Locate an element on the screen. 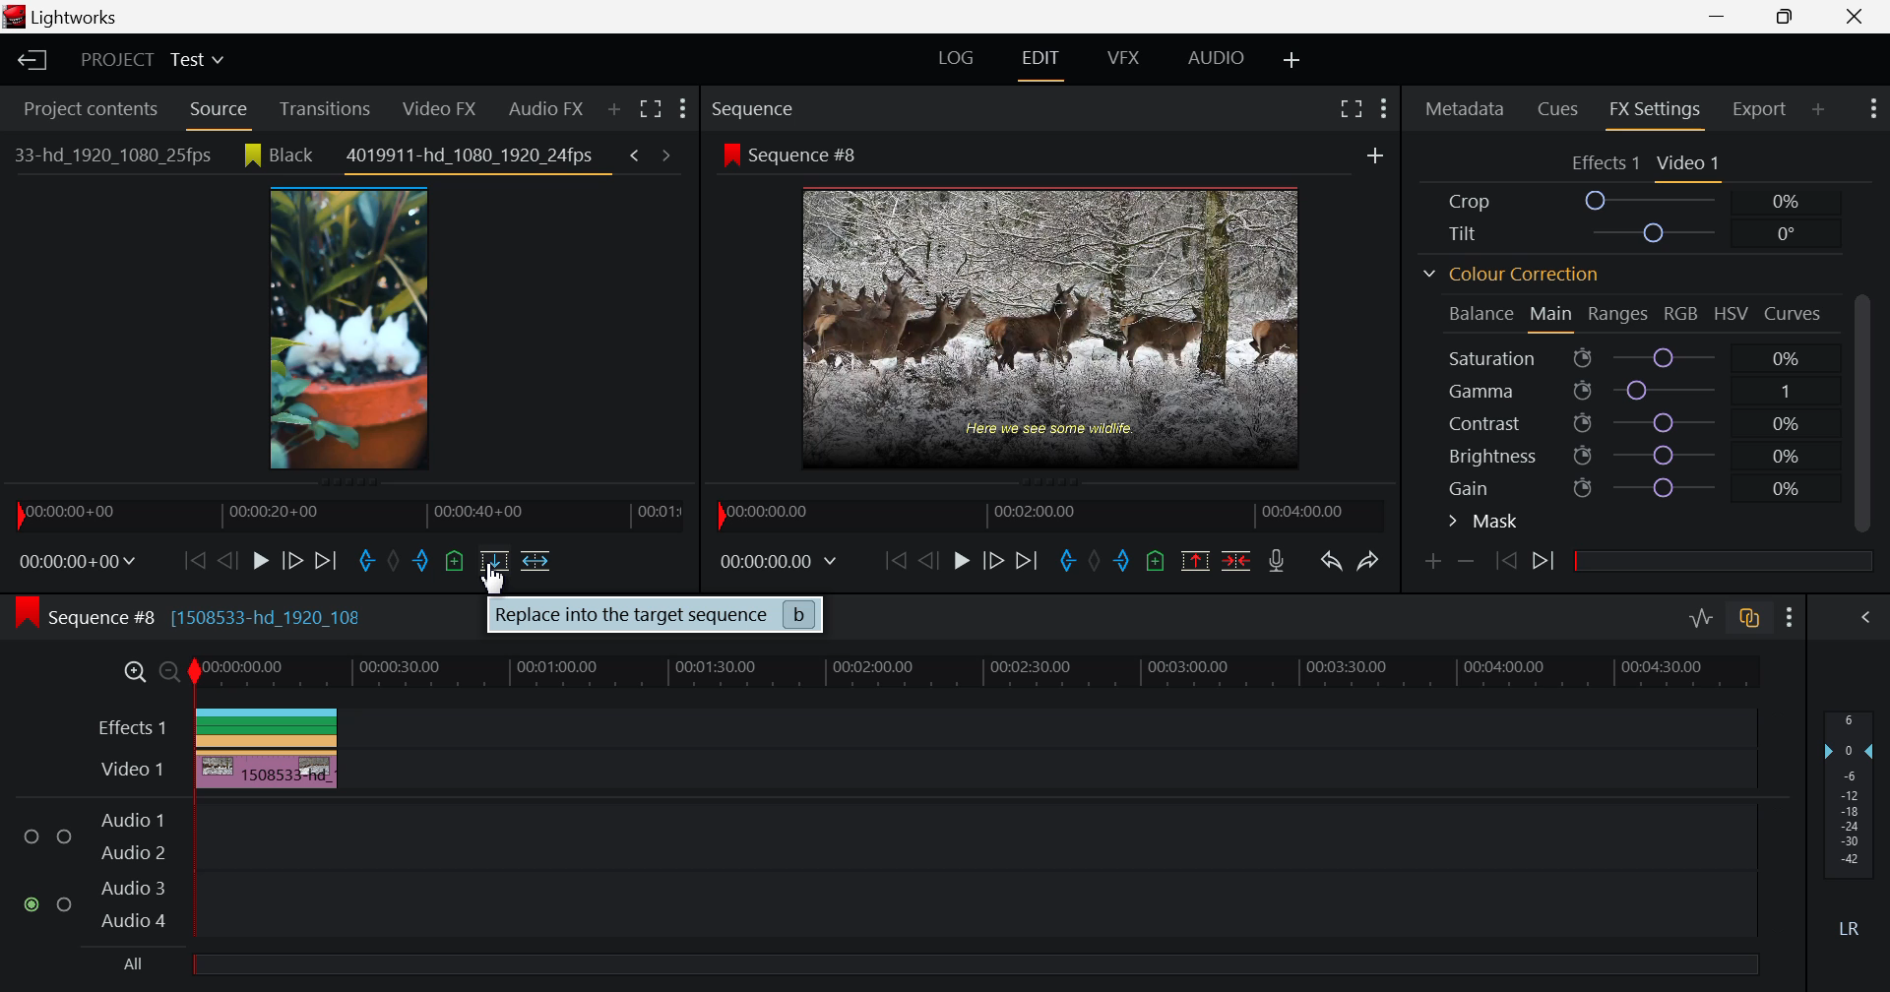 The width and height of the screenshot is (1890, 992). Saturation is located at coordinates (1629, 358).